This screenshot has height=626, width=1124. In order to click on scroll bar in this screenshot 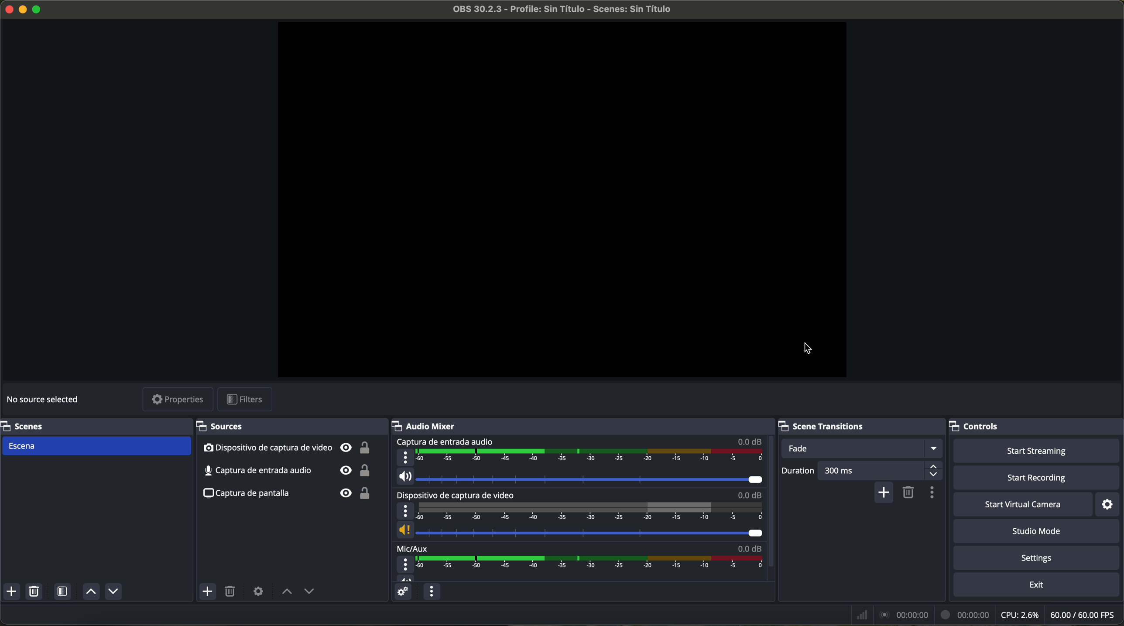, I will do `click(769, 502)`.